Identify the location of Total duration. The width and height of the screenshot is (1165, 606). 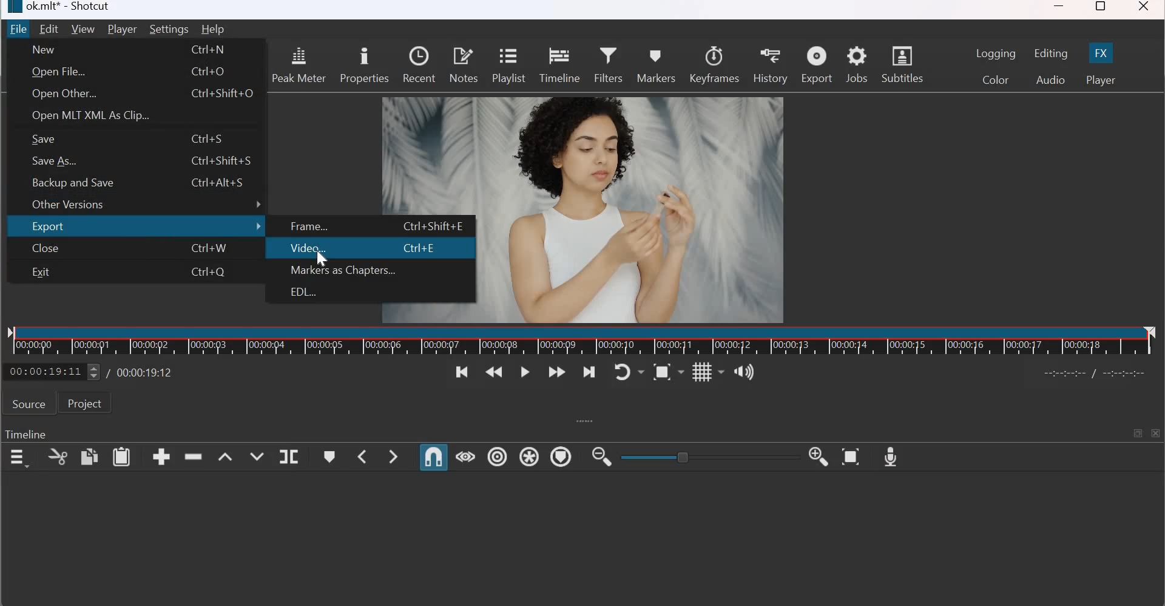
(141, 372).